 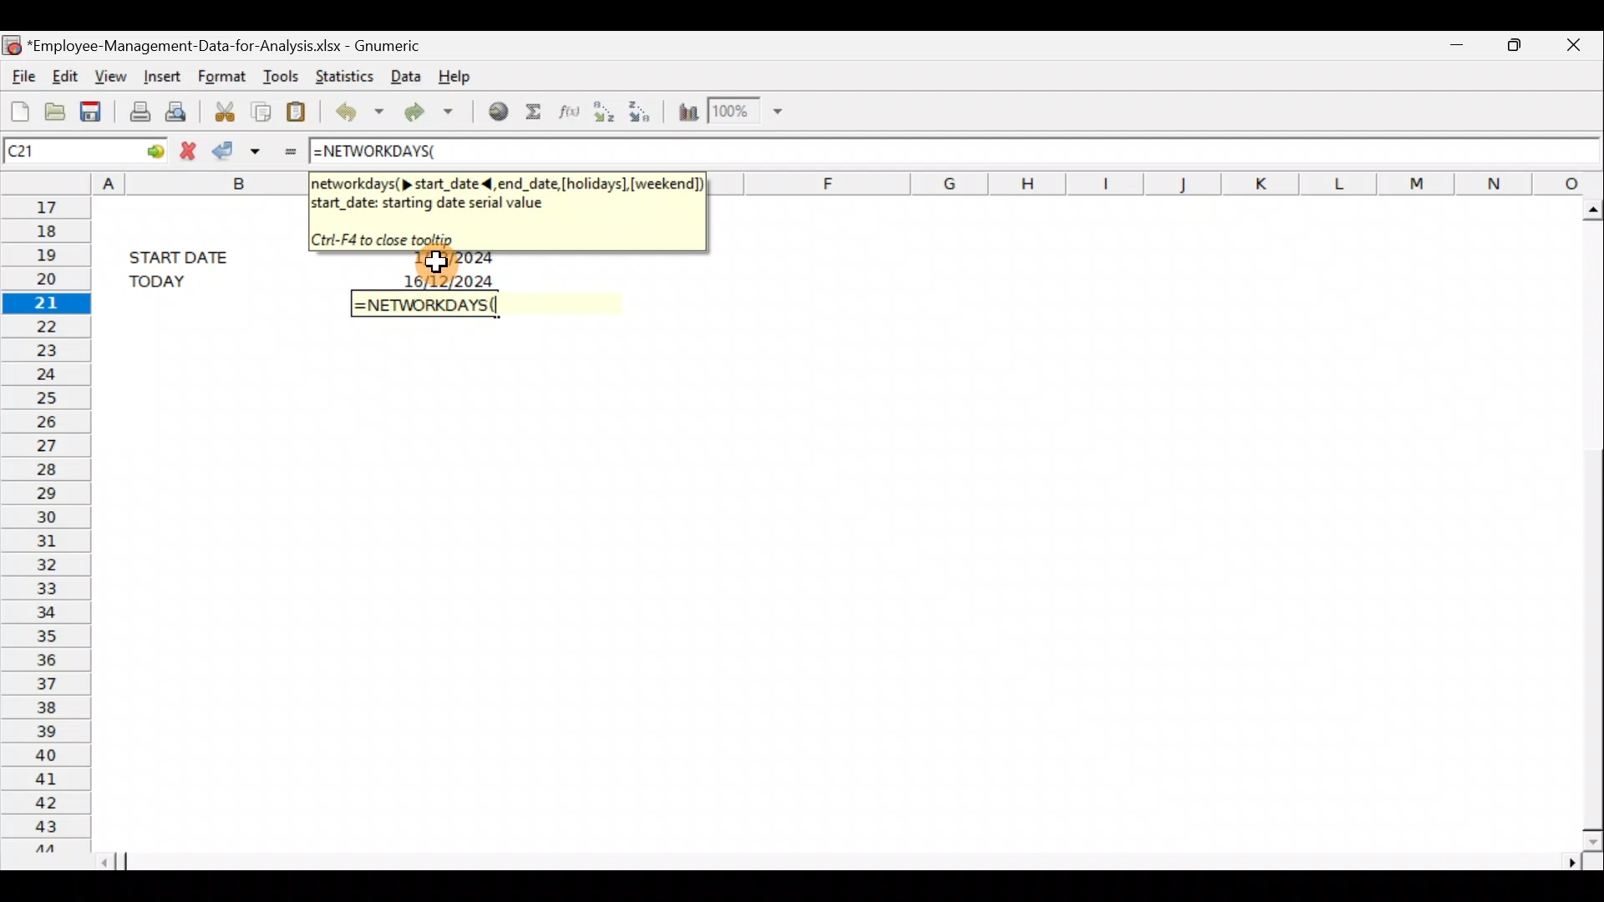 I want to click on Cut the selection, so click(x=226, y=109).